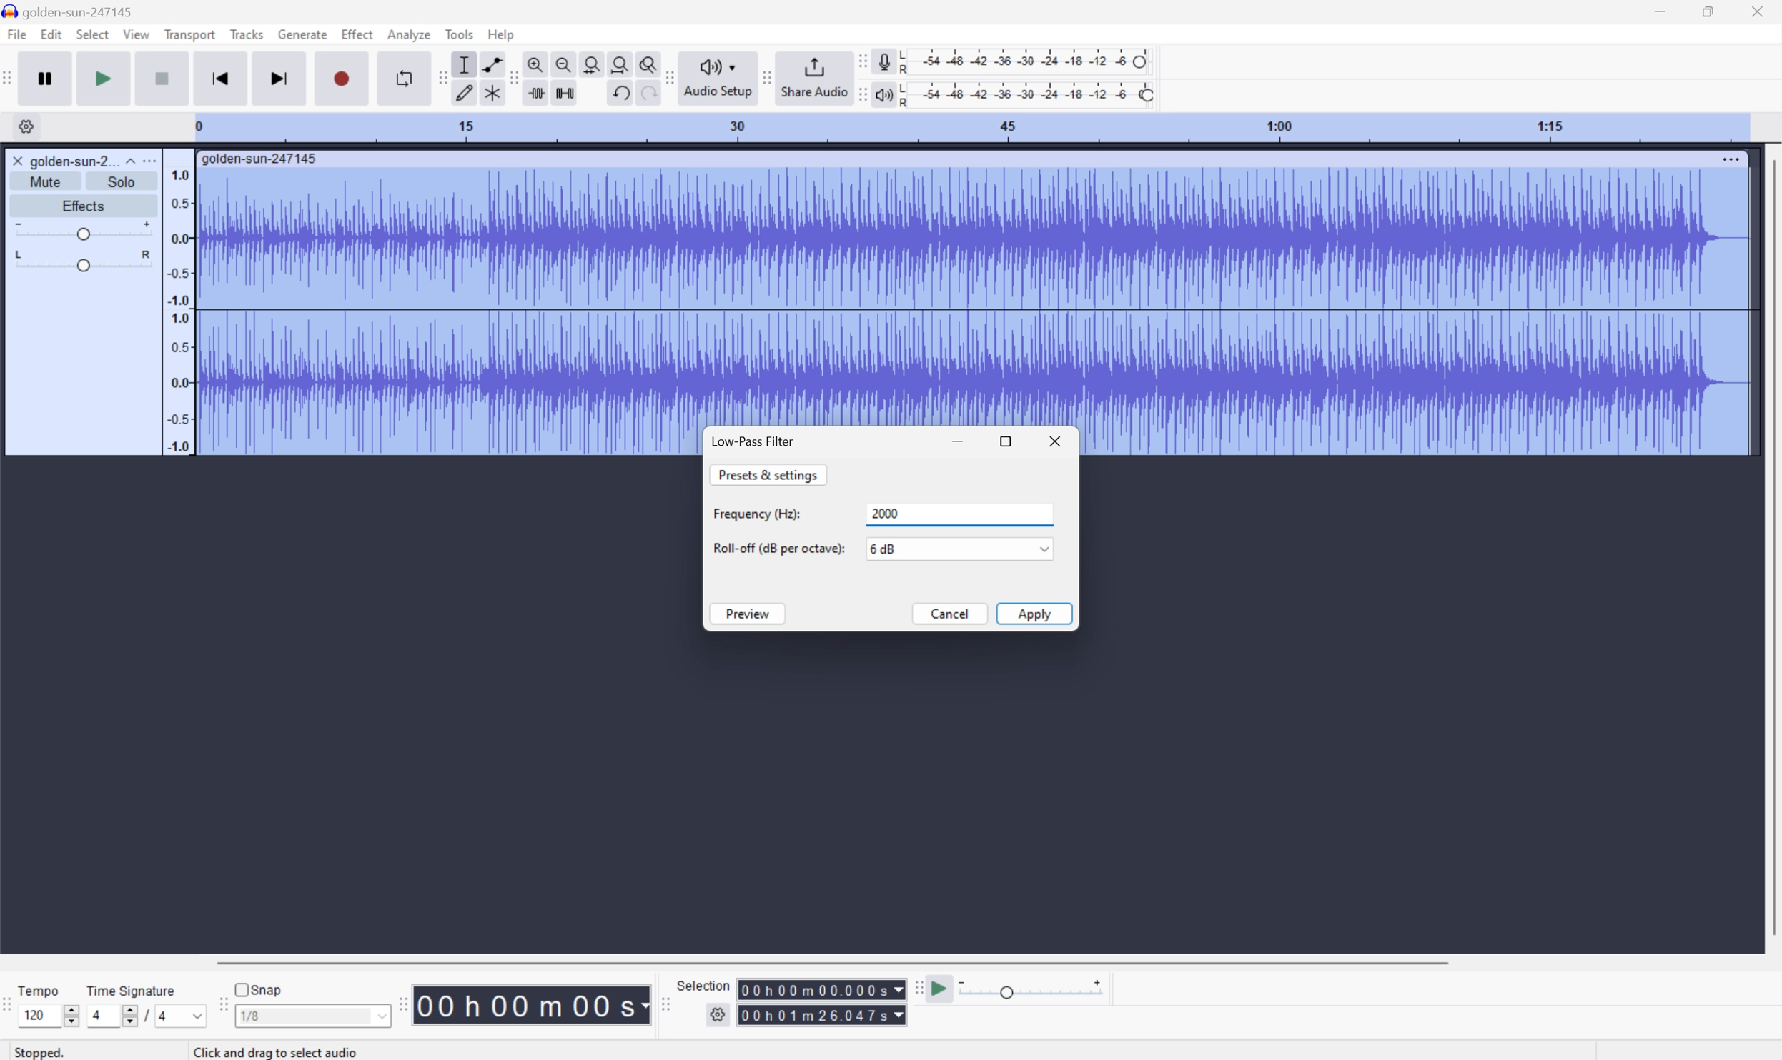 The height and width of the screenshot is (1060, 1782). Describe the element at coordinates (42, 989) in the screenshot. I see `Tempo` at that location.